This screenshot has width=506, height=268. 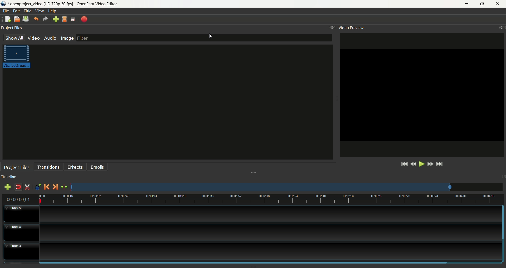 What do you see at coordinates (53, 11) in the screenshot?
I see `help` at bounding box center [53, 11].